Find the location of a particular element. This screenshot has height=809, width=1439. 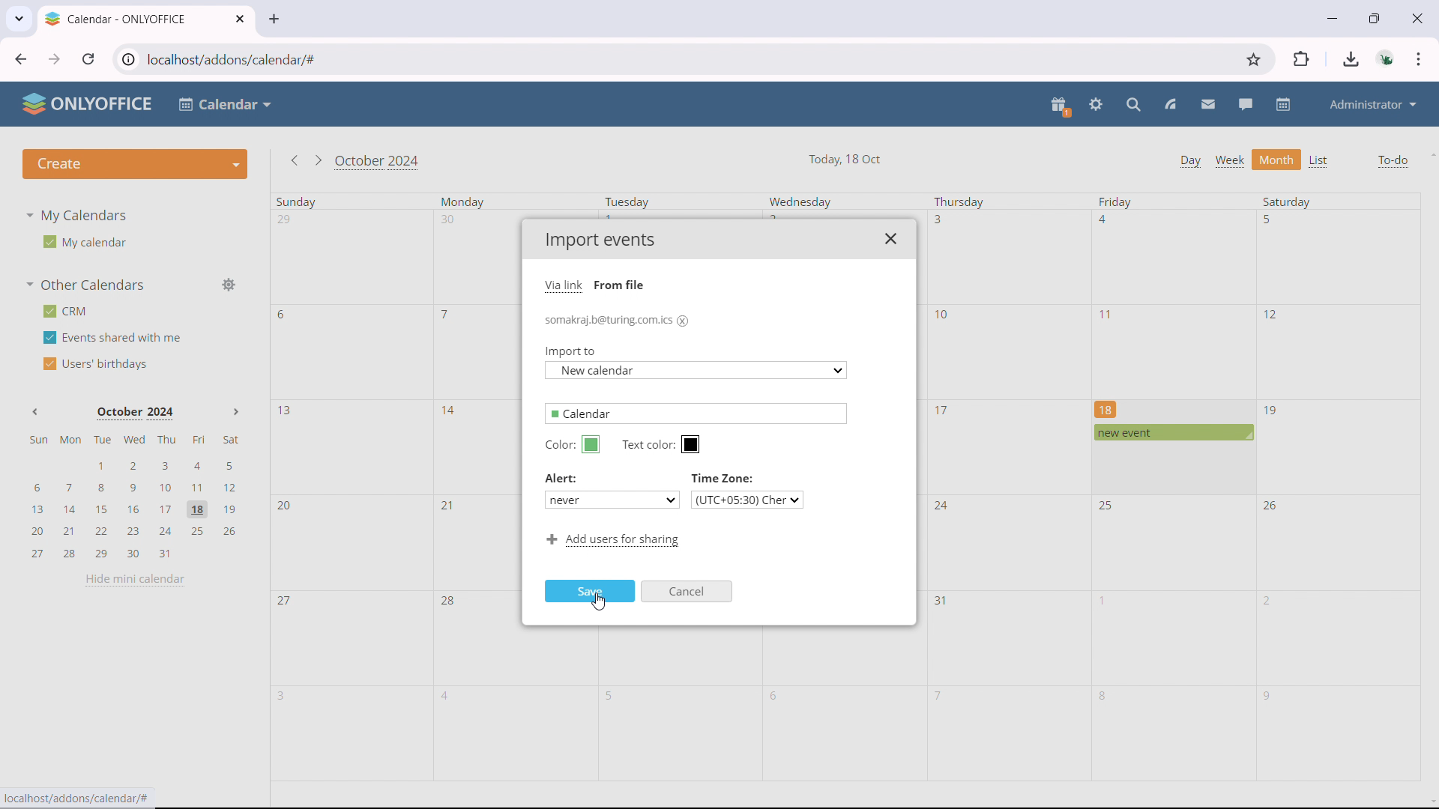

7 is located at coordinates (447, 315).